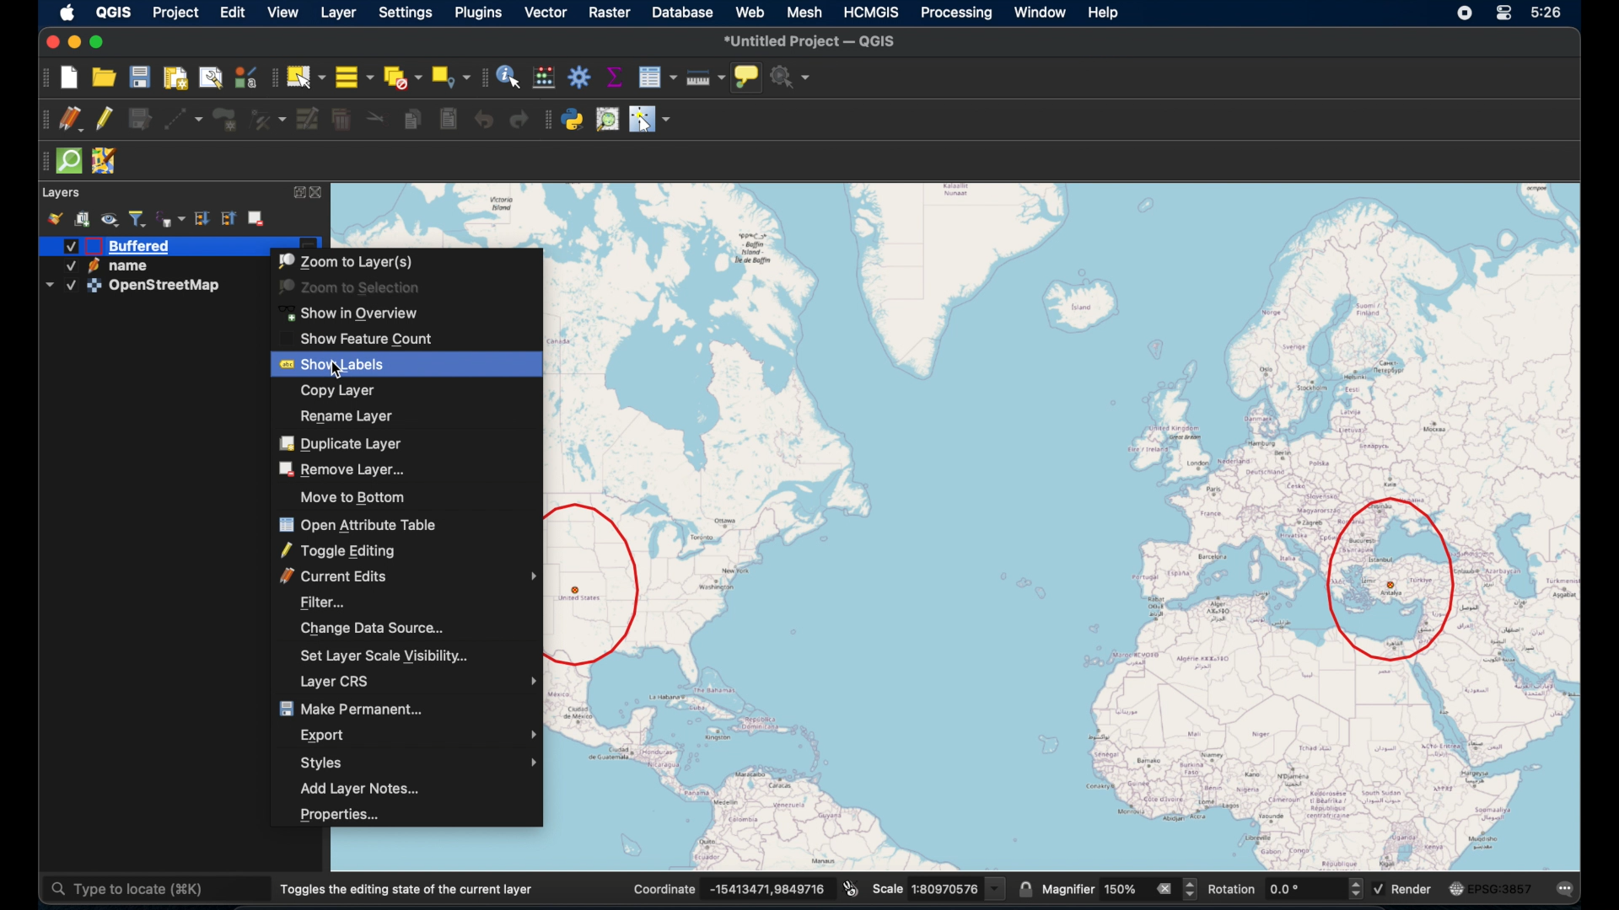 This screenshot has height=910, width=1619. What do you see at coordinates (851, 887) in the screenshot?
I see `toggle extents and position mouse display` at bounding box center [851, 887].